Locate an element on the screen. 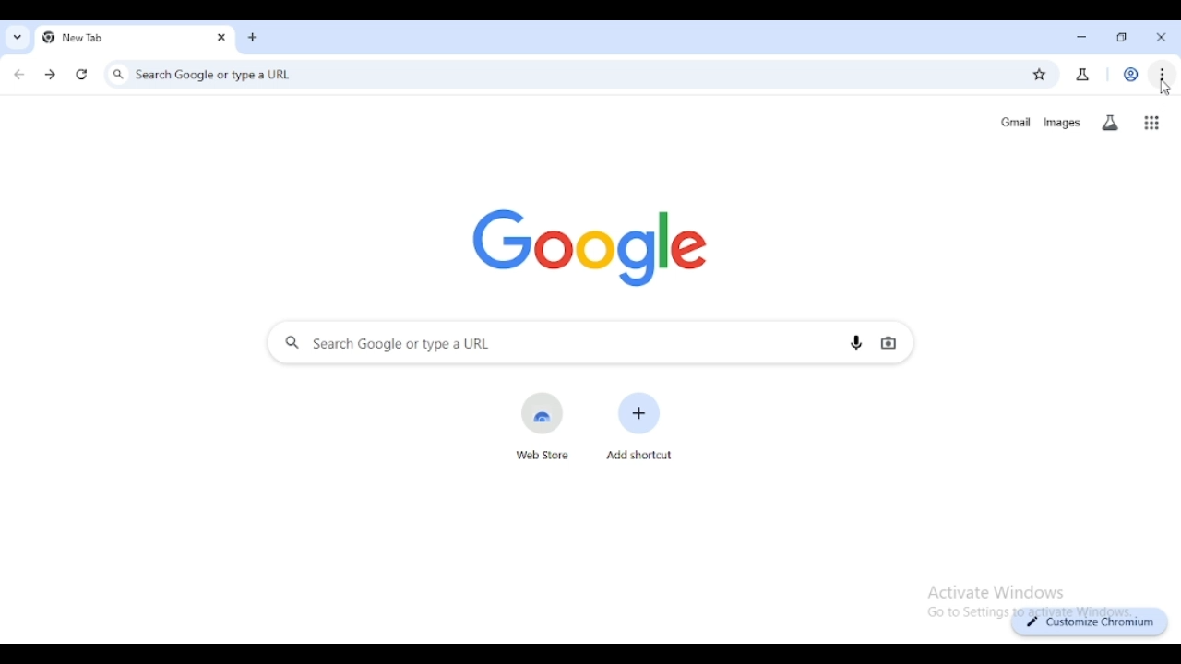 This screenshot has width=1181, height=664. maximize is located at coordinates (1123, 38).